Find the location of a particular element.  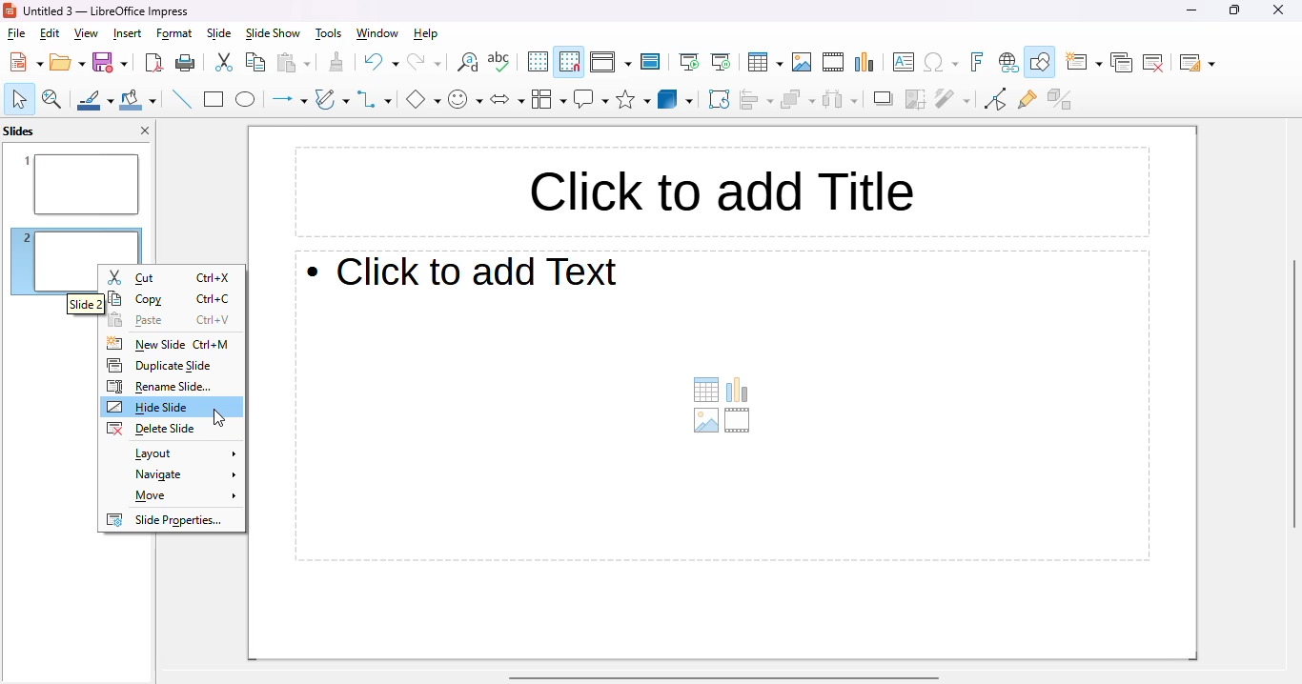

insert chart is located at coordinates (865, 62).